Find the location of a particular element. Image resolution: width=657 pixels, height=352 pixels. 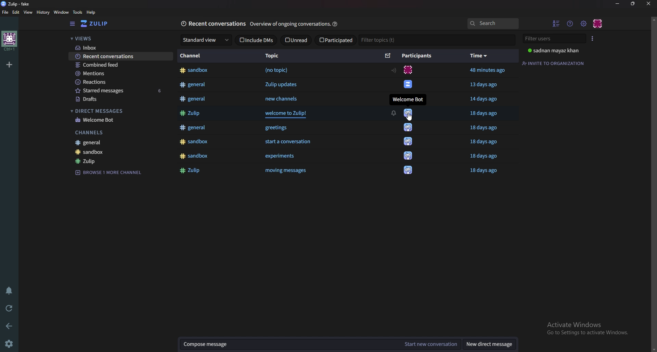

experiments is located at coordinates (280, 157).